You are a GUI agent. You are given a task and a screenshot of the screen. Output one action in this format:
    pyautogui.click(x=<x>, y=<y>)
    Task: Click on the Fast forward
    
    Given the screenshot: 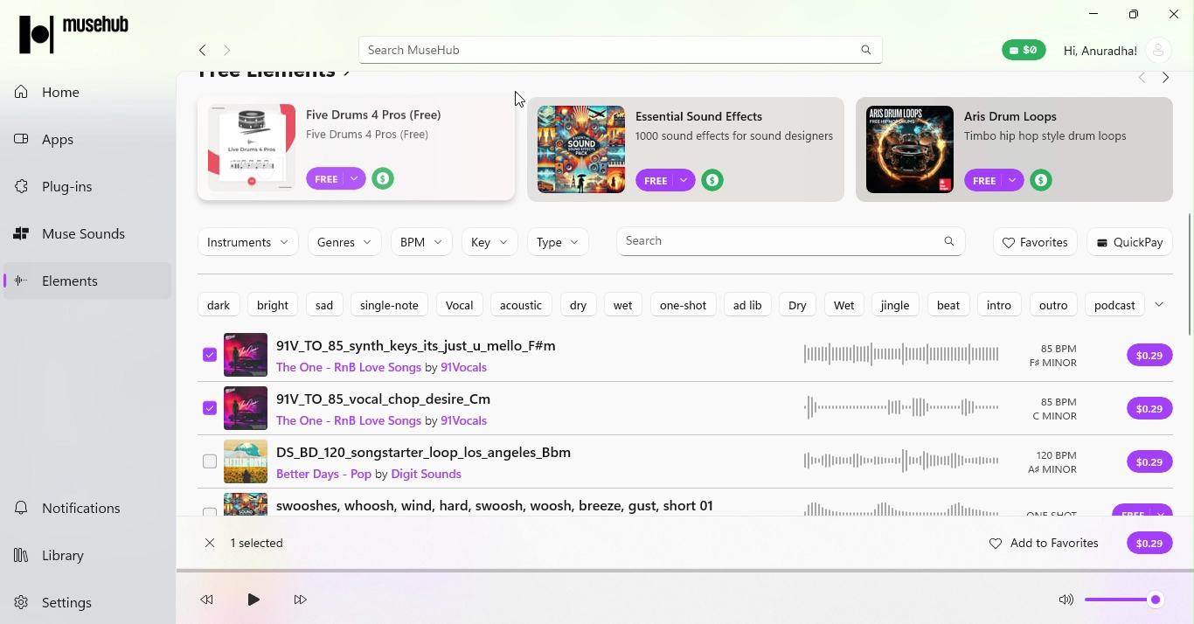 What is the action you would take?
    pyautogui.click(x=301, y=601)
    